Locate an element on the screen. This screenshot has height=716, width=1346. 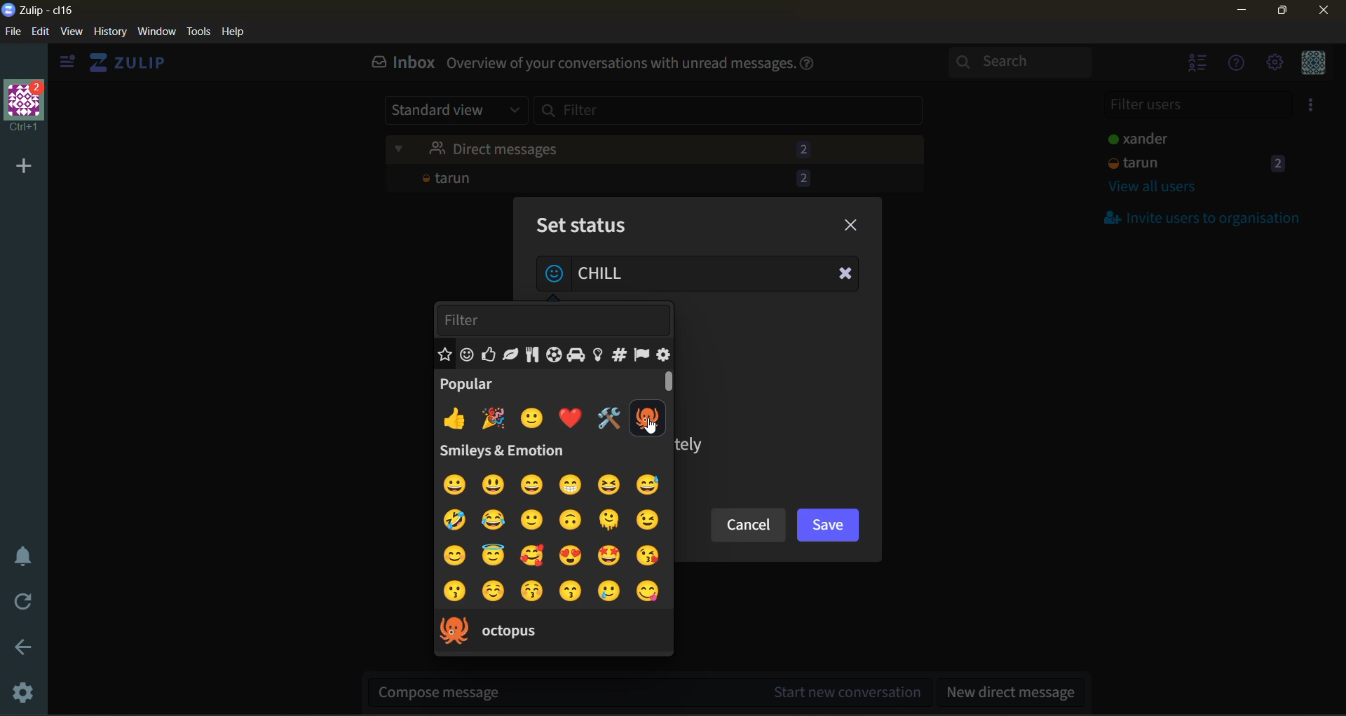
app name and organisation name is located at coordinates (41, 11).